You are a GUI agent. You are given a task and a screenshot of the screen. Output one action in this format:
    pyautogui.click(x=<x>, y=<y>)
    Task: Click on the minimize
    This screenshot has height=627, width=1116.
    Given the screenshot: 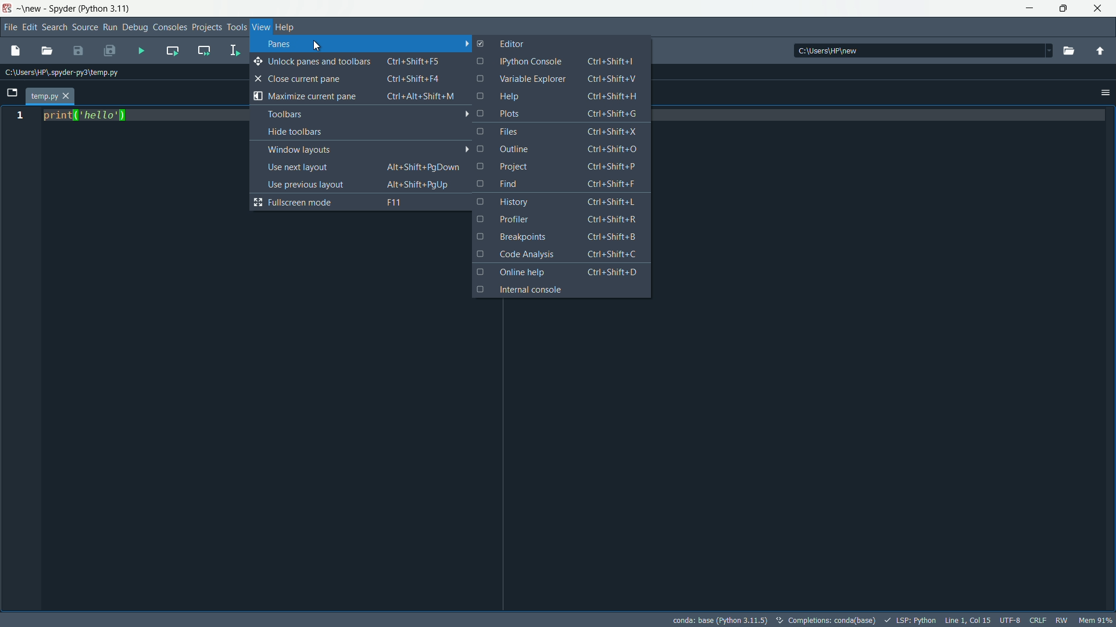 What is the action you would take?
    pyautogui.click(x=1032, y=9)
    